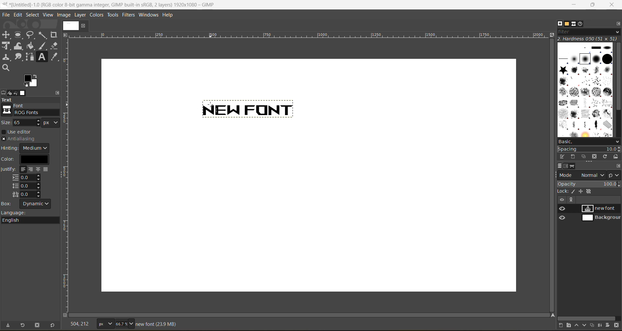 This screenshot has width=622, height=331. What do you see at coordinates (148, 16) in the screenshot?
I see `windows` at bounding box center [148, 16].